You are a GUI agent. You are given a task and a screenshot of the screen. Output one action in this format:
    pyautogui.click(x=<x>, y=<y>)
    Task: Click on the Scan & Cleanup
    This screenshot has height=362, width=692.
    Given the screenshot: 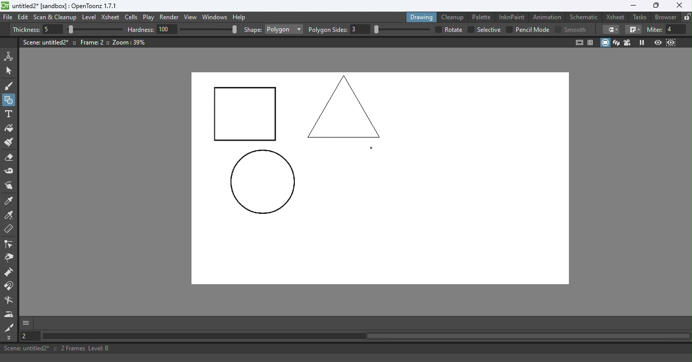 What is the action you would take?
    pyautogui.click(x=55, y=18)
    